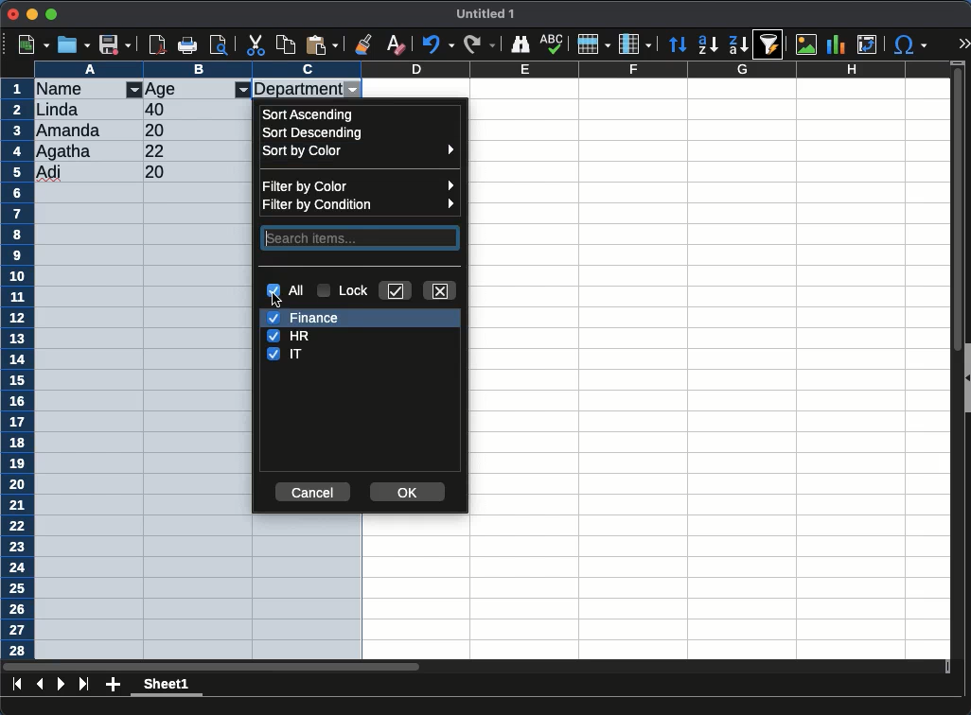 Image resolution: width=971 pixels, height=715 pixels. I want to click on rows, so click(592, 44).